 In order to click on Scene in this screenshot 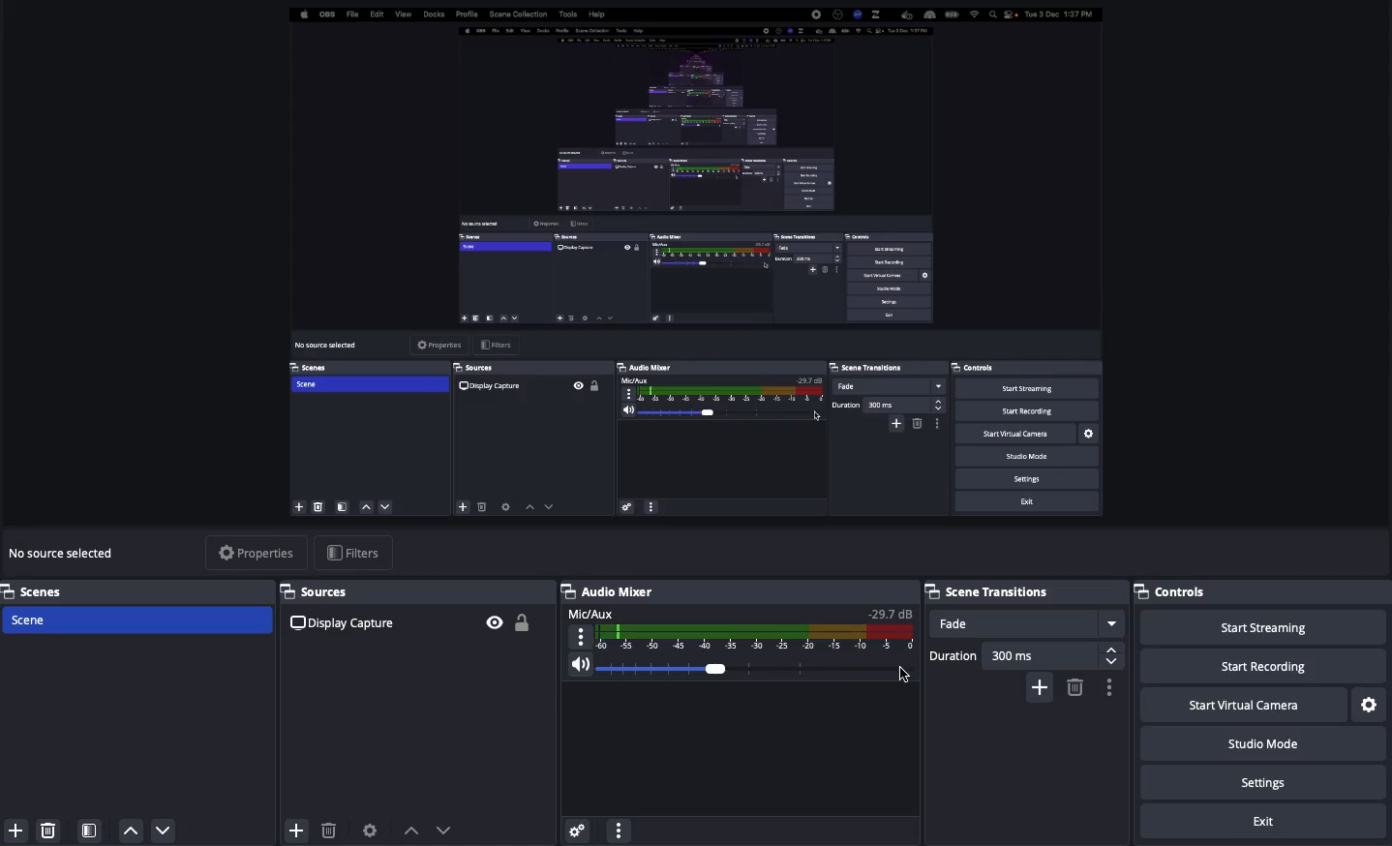, I will do `click(138, 621)`.